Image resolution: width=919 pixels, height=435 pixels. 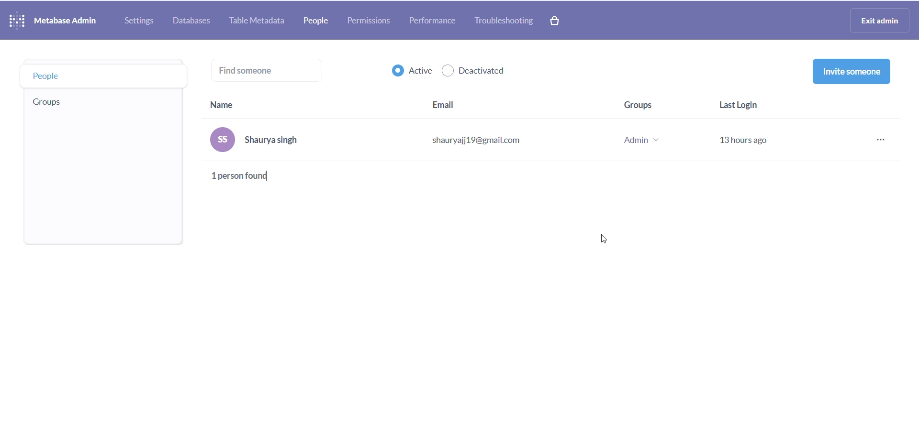 I want to click on active checkbox, so click(x=410, y=71).